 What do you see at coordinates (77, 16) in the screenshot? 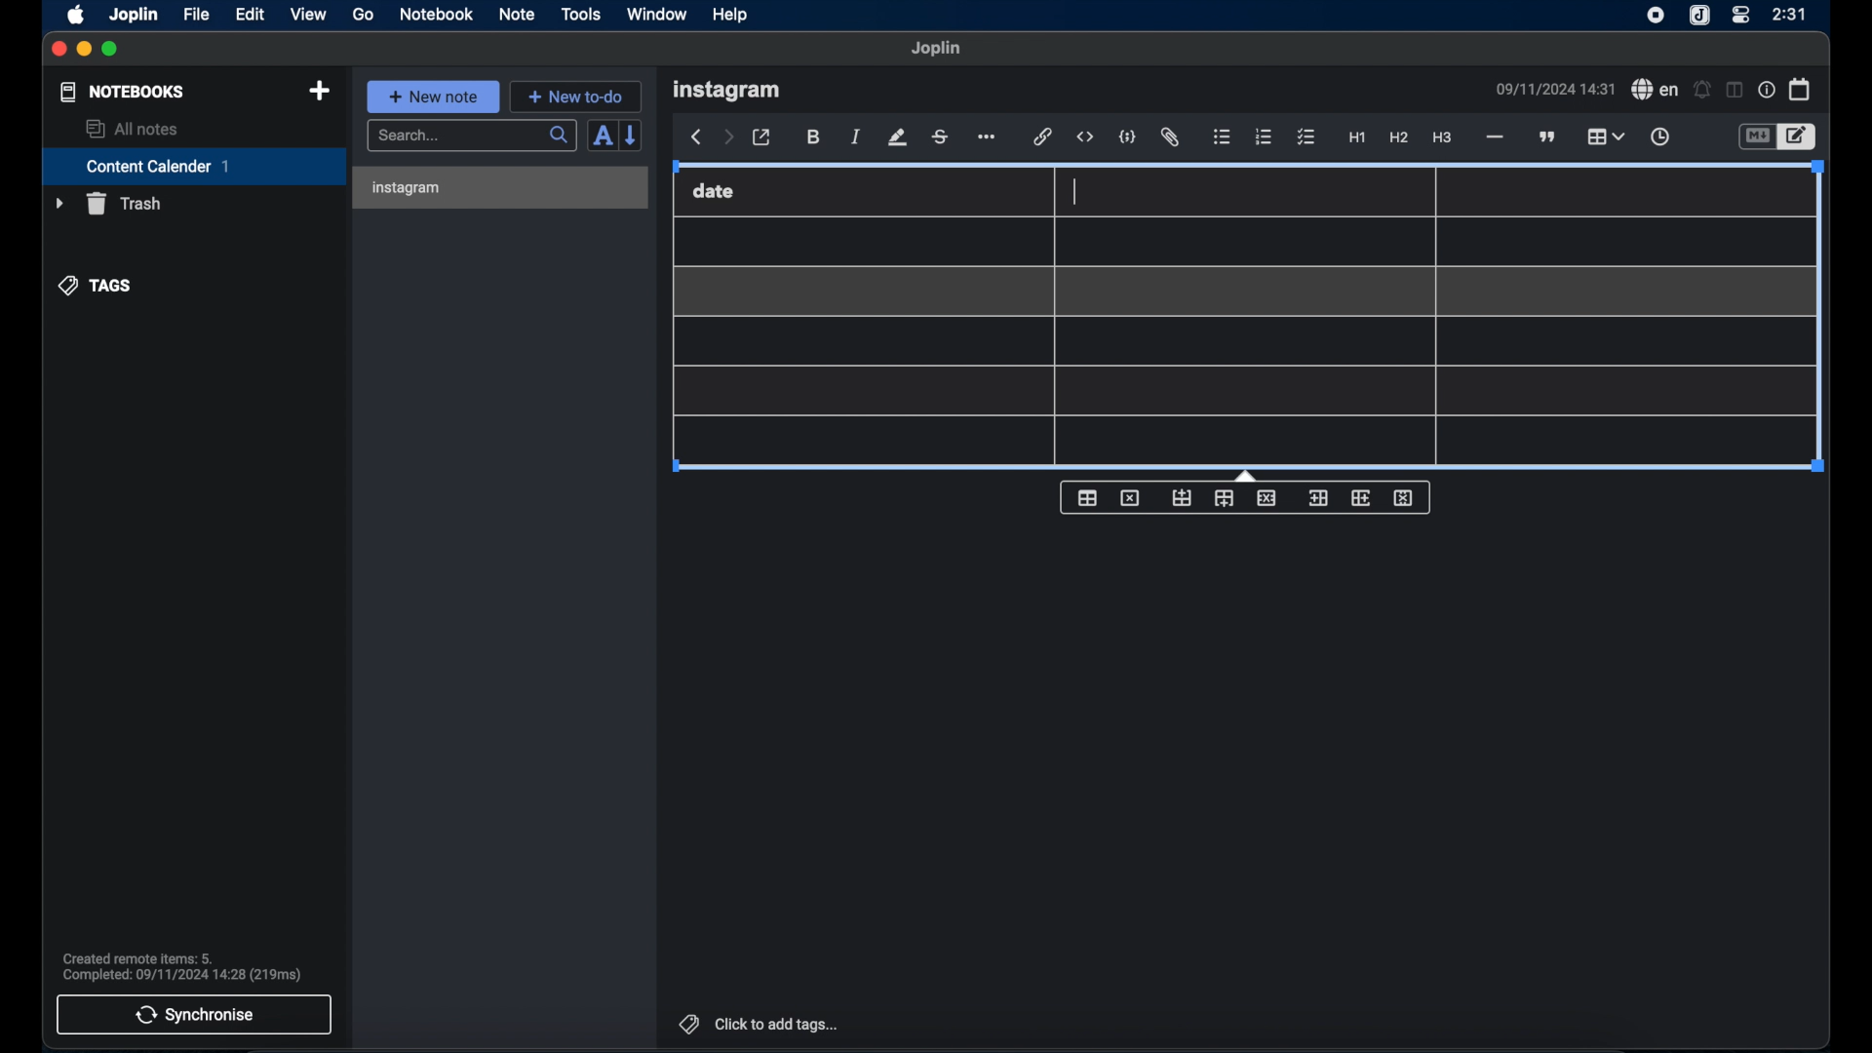
I see `apple icon` at bounding box center [77, 16].